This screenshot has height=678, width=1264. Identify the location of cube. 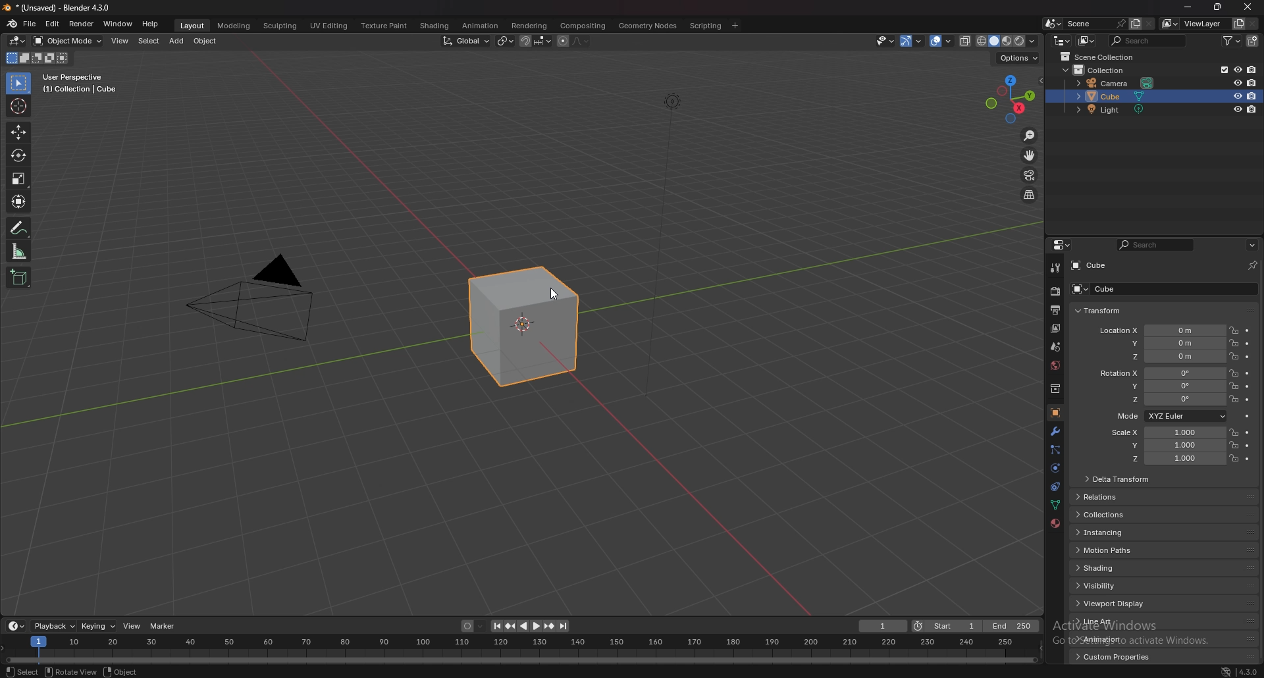
(525, 328).